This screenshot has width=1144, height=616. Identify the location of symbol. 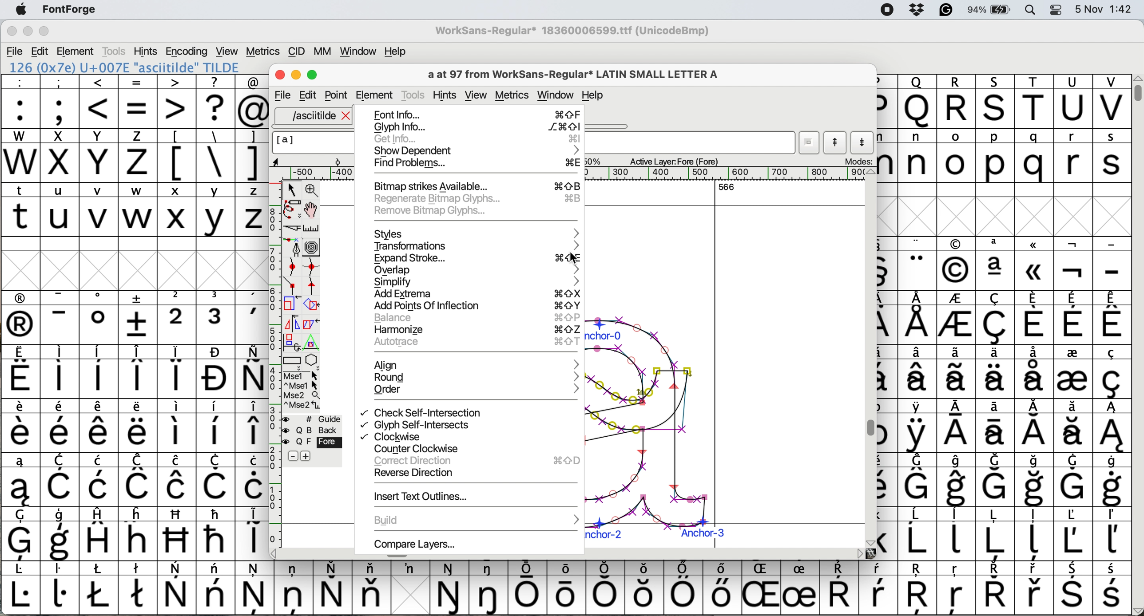
(63, 481).